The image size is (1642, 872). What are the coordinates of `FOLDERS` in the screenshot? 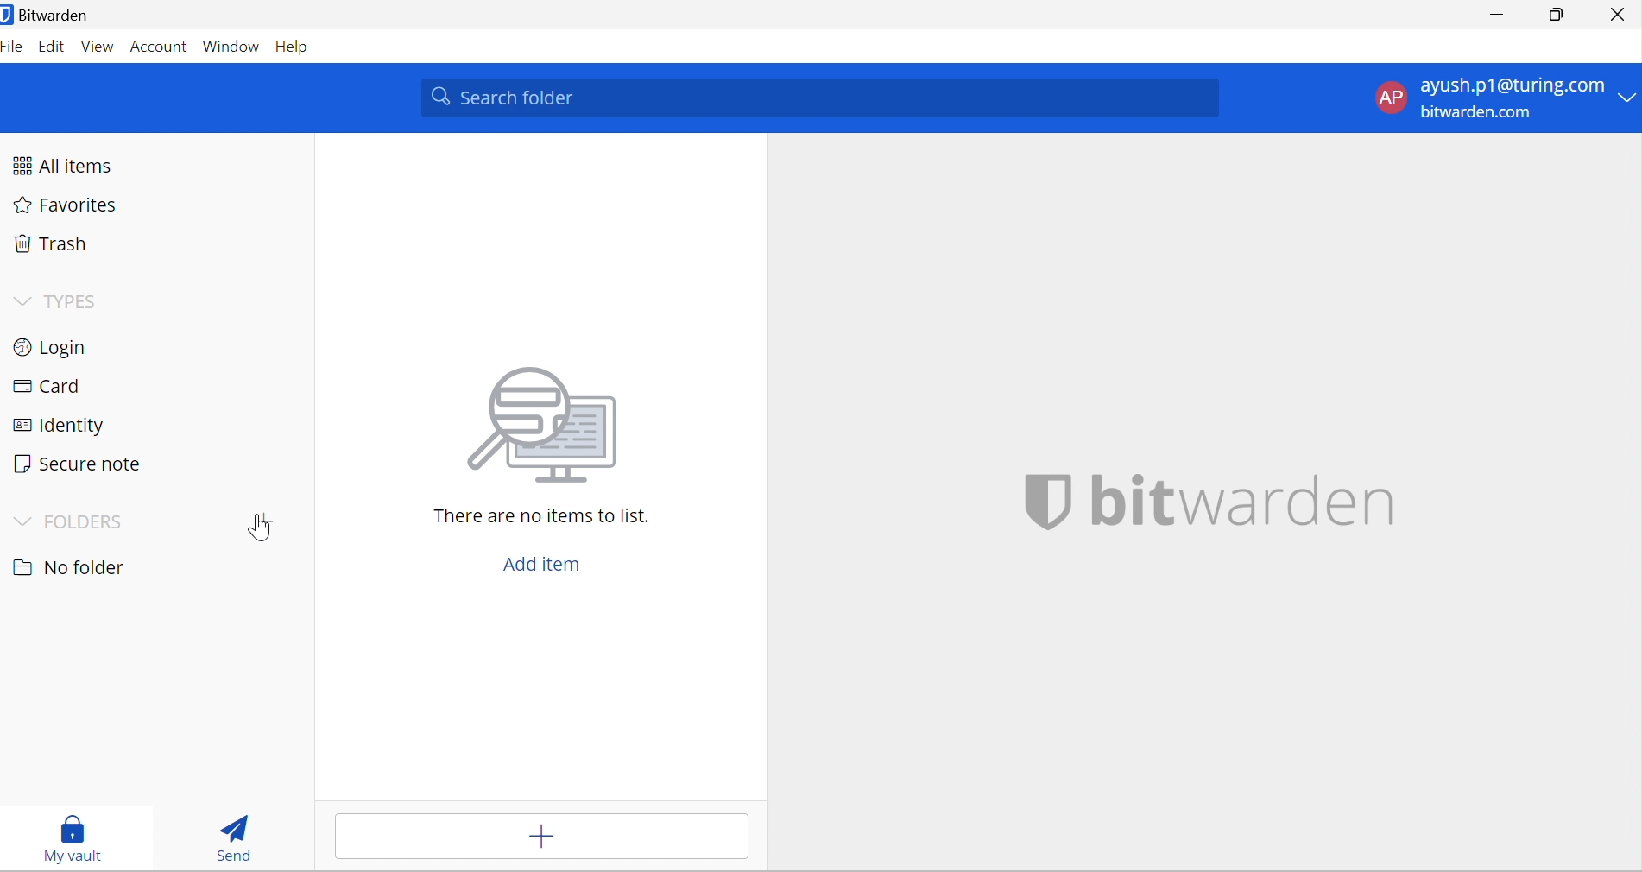 It's located at (85, 521).